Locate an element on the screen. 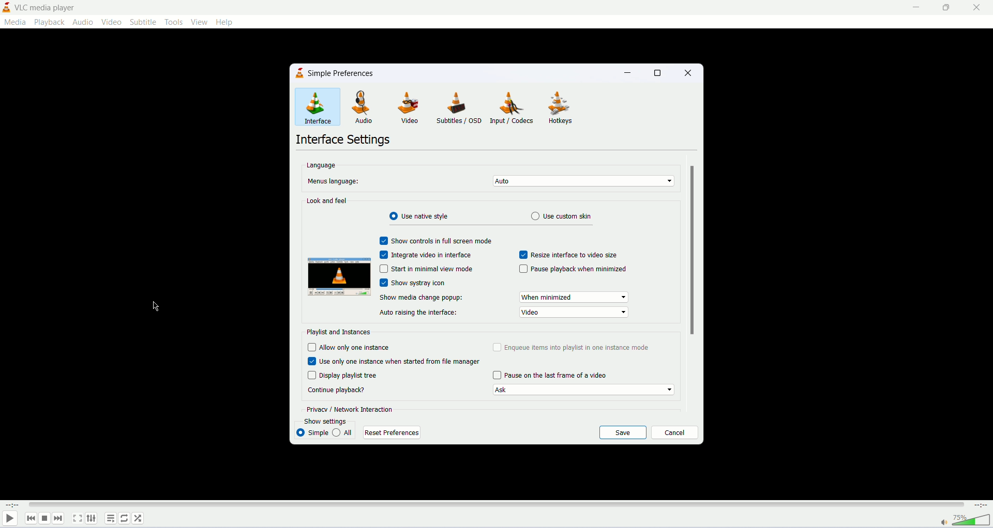 Image resolution: width=993 pixels, height=528 pixels. continue playback? is located at coordinates (341, 391).